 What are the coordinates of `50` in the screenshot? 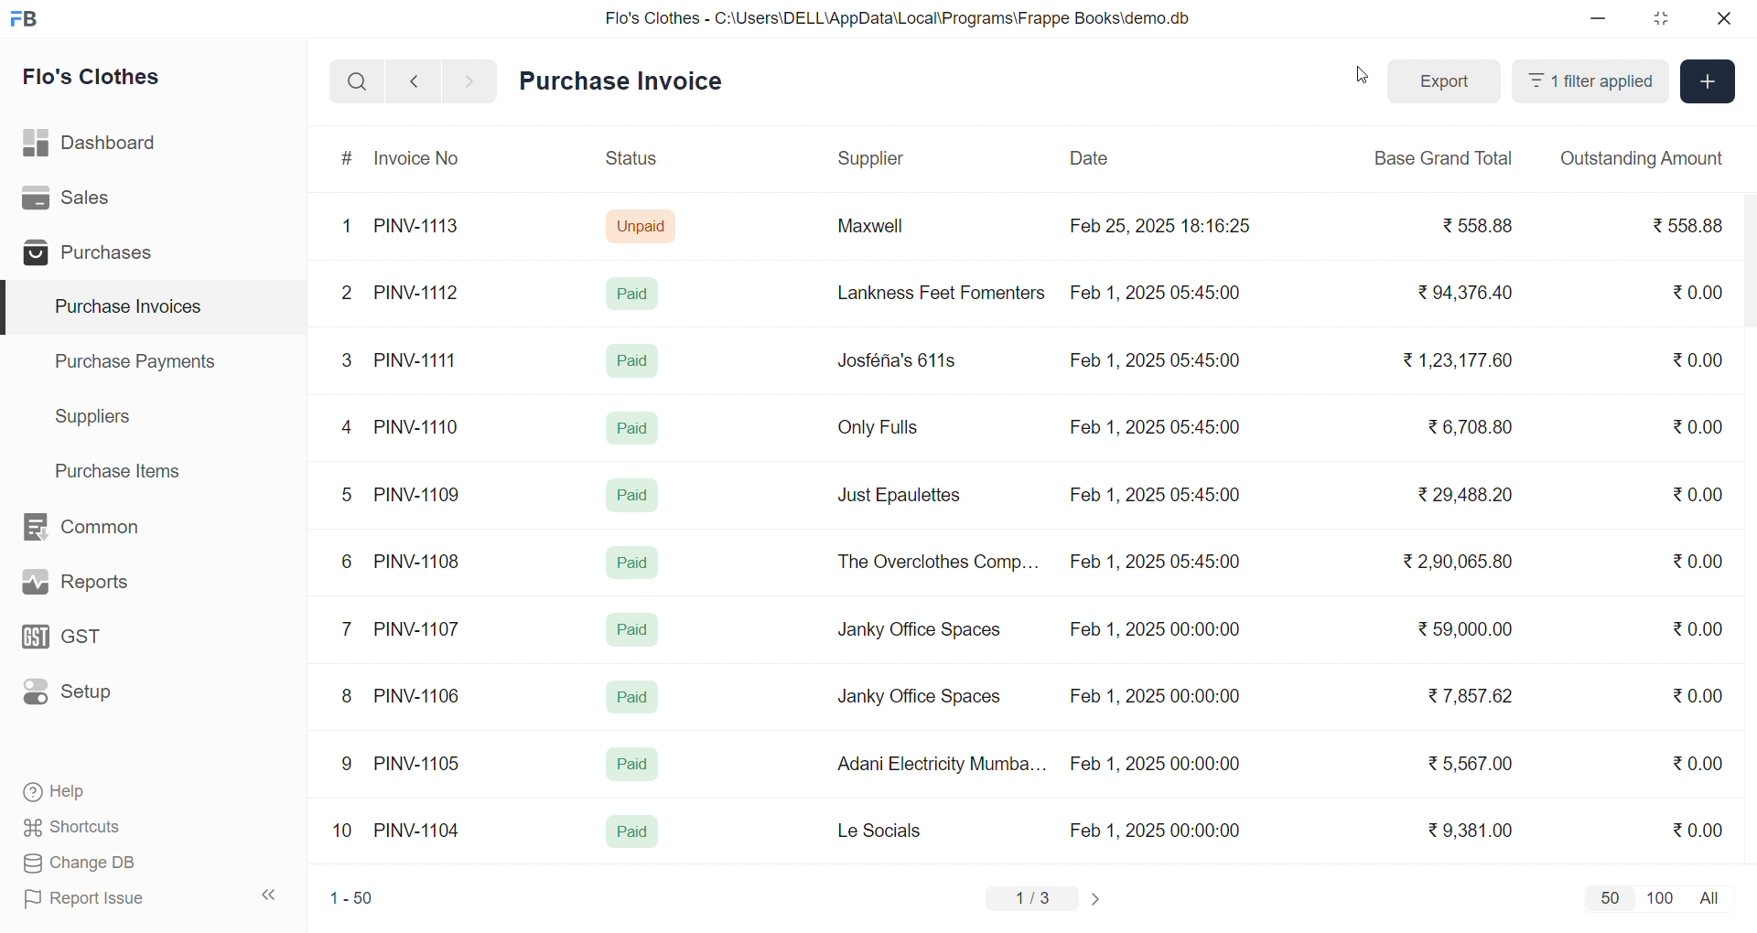 It's located at (1609, 897).